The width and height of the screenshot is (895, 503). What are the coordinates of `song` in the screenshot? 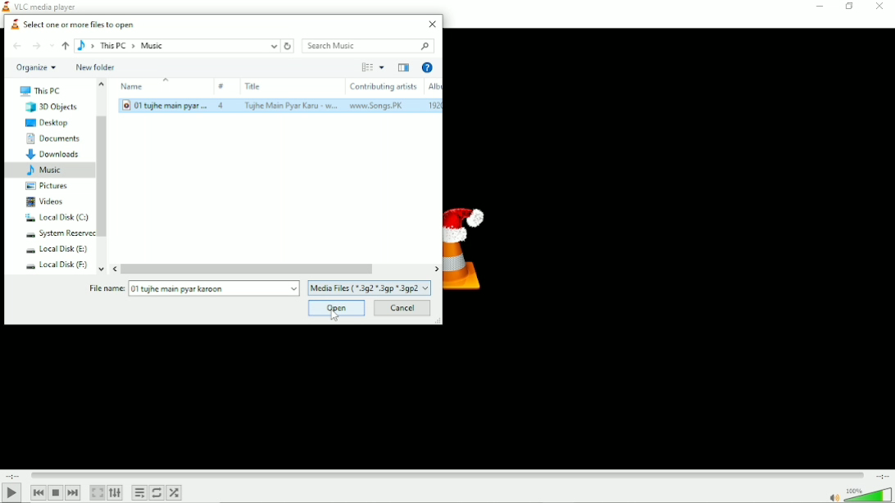 It's located at (279, 108).